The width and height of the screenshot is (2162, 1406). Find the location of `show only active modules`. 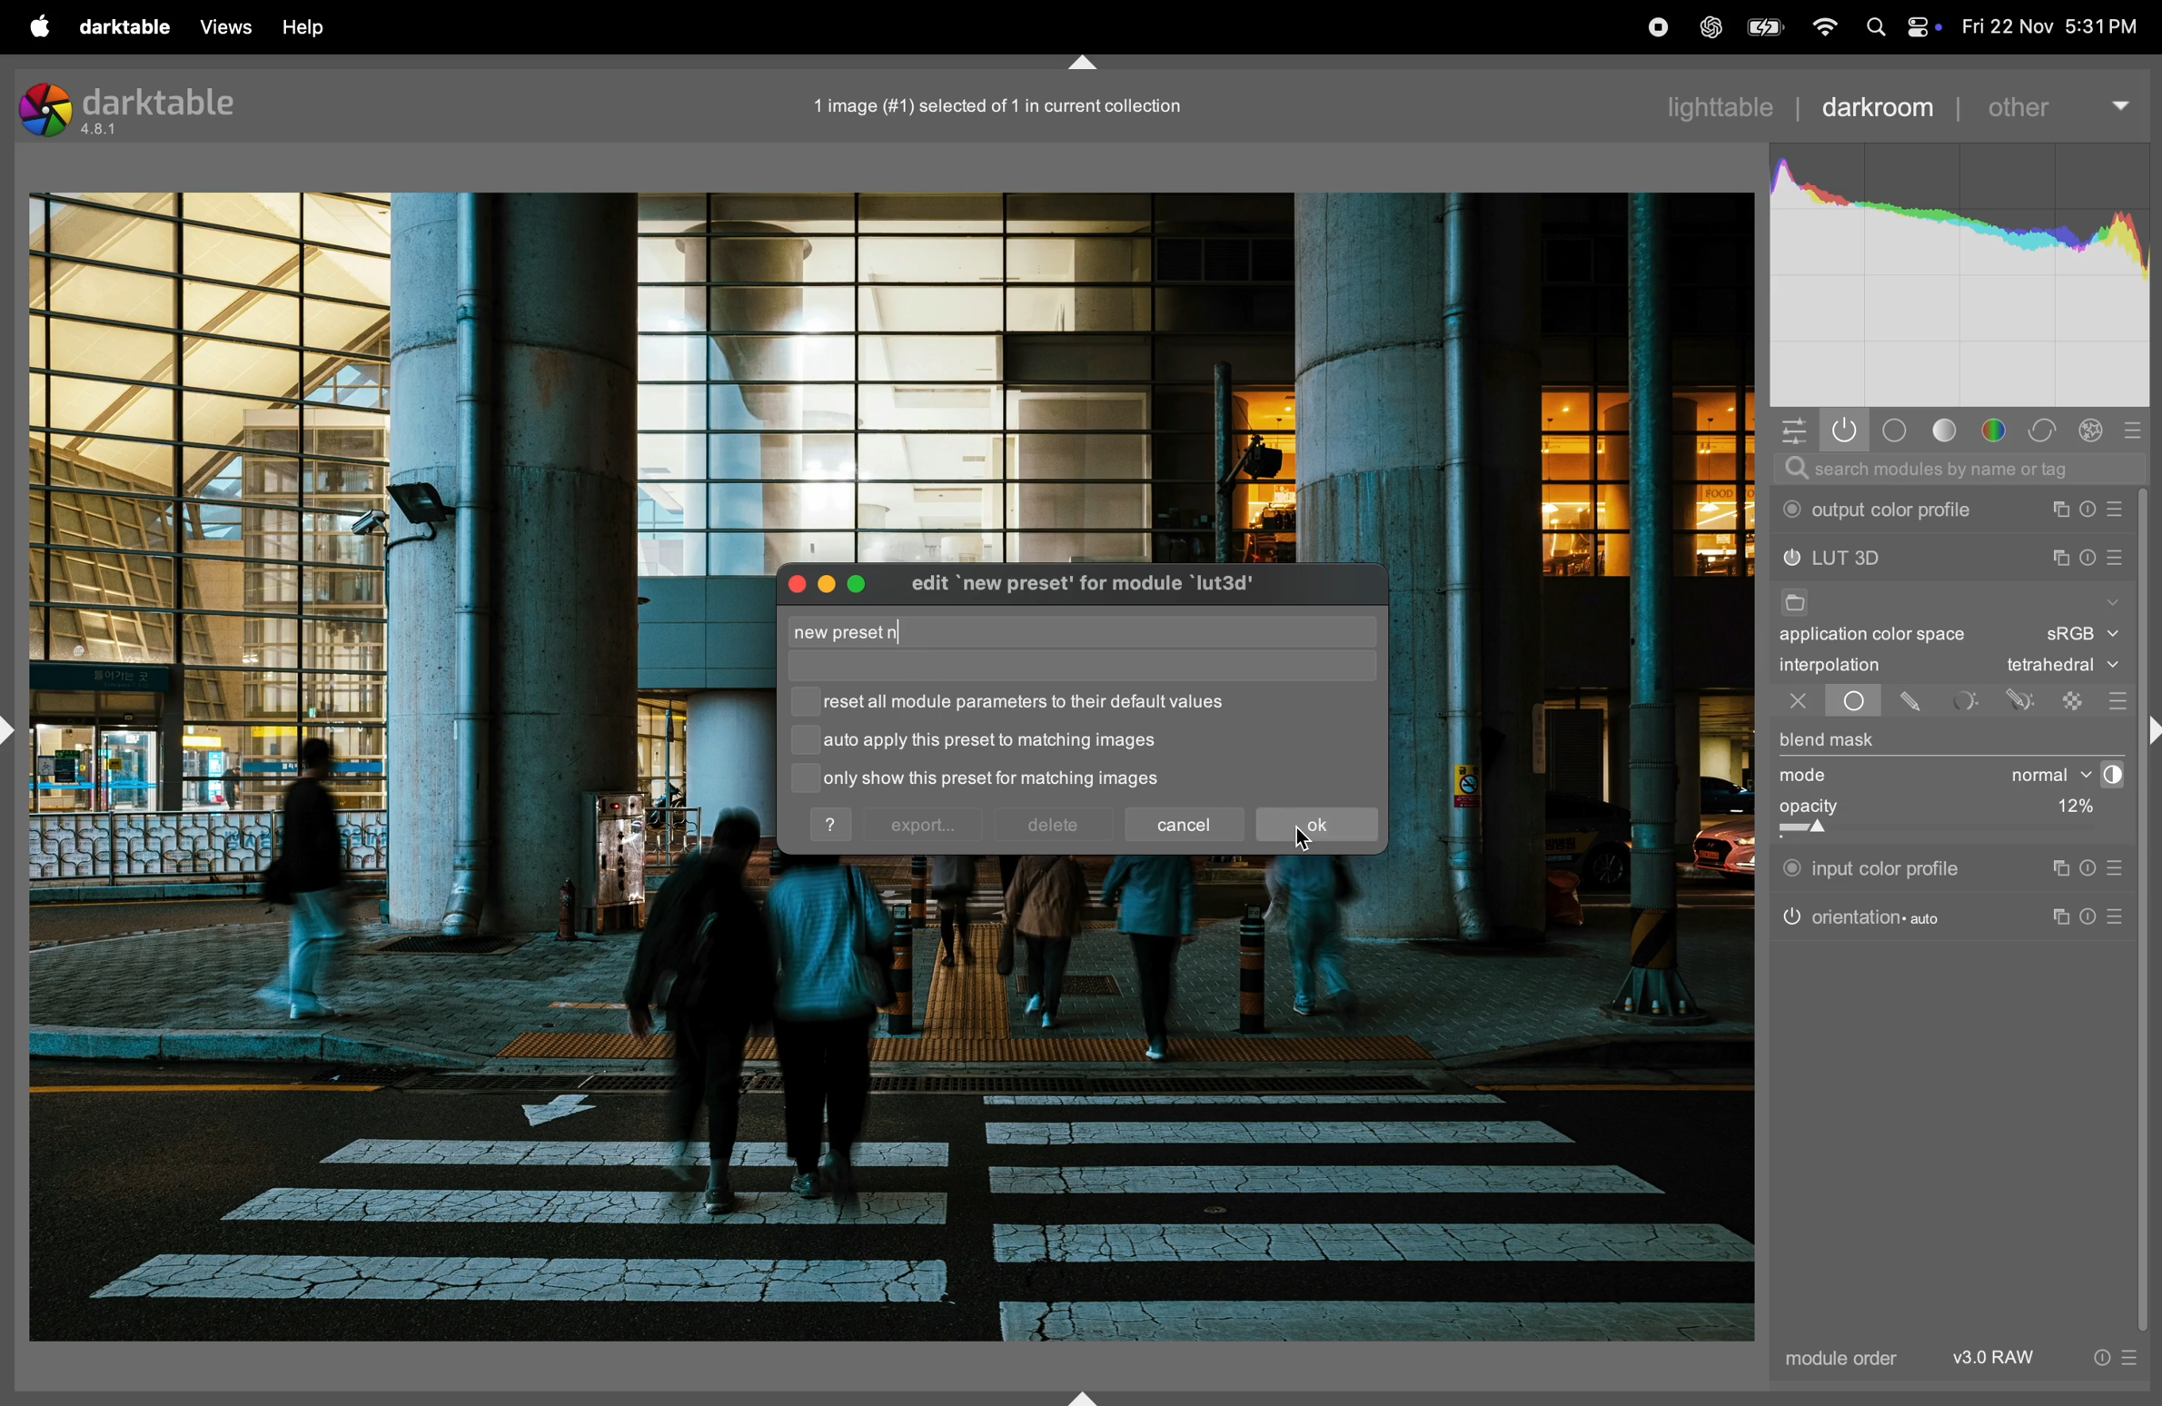

show only active modules is located at coordinates (1845, 431).